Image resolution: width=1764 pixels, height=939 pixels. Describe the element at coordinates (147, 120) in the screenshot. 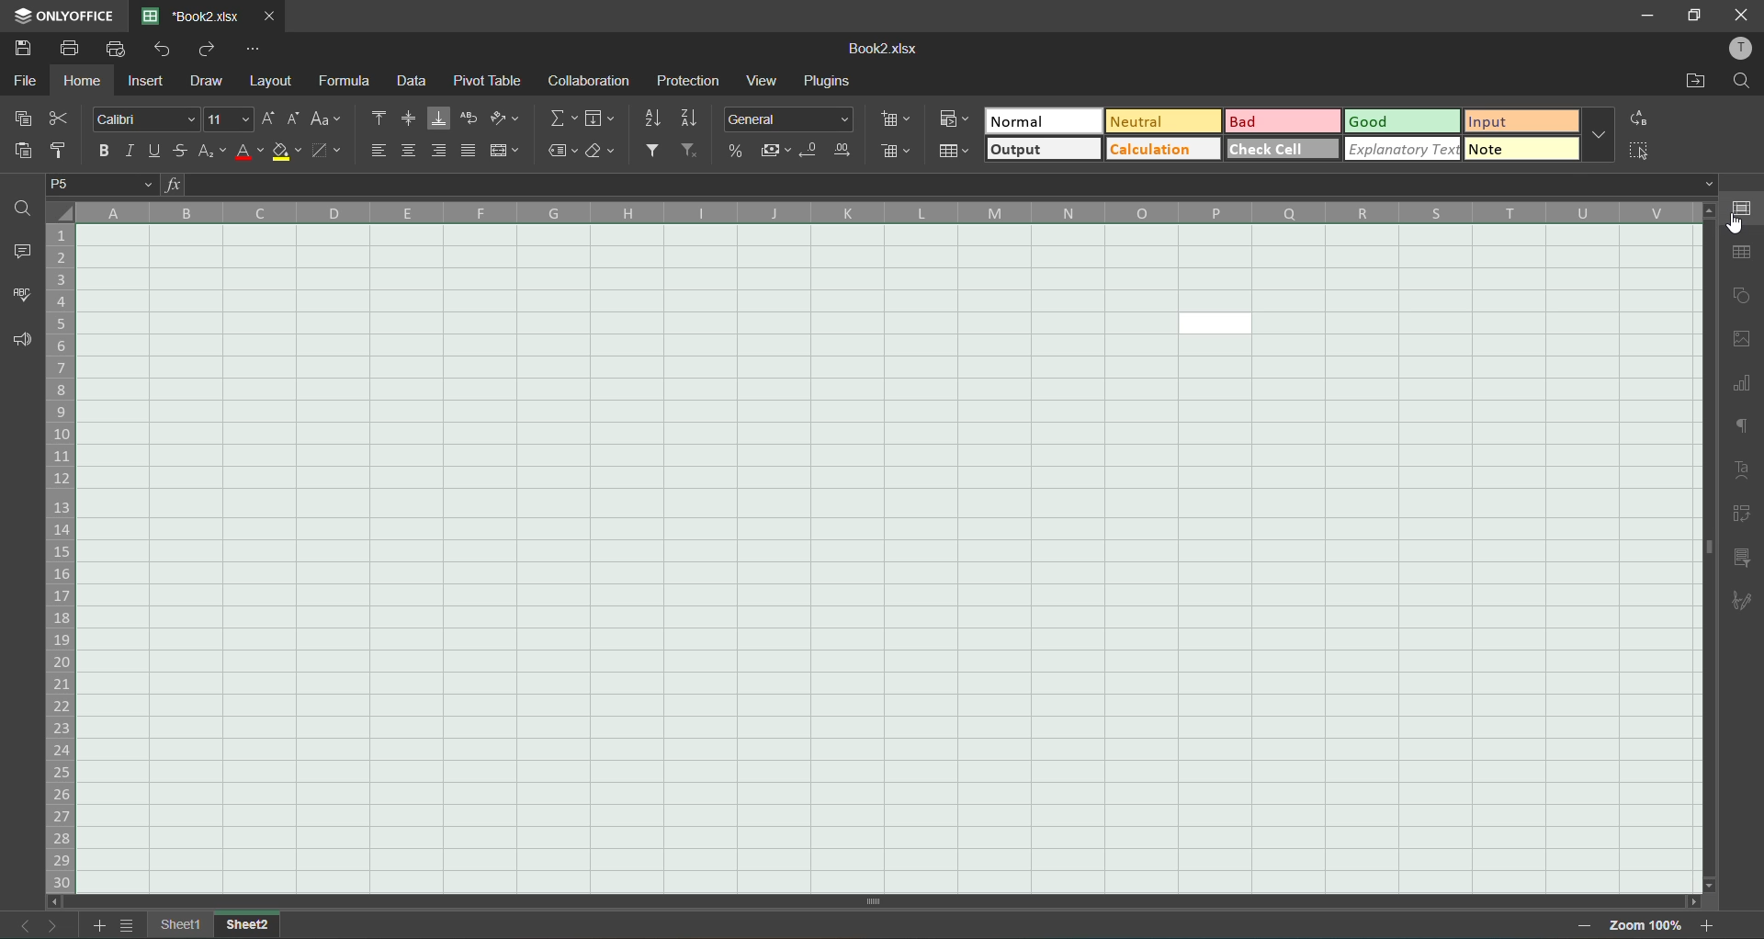

I see `font style` at that location.